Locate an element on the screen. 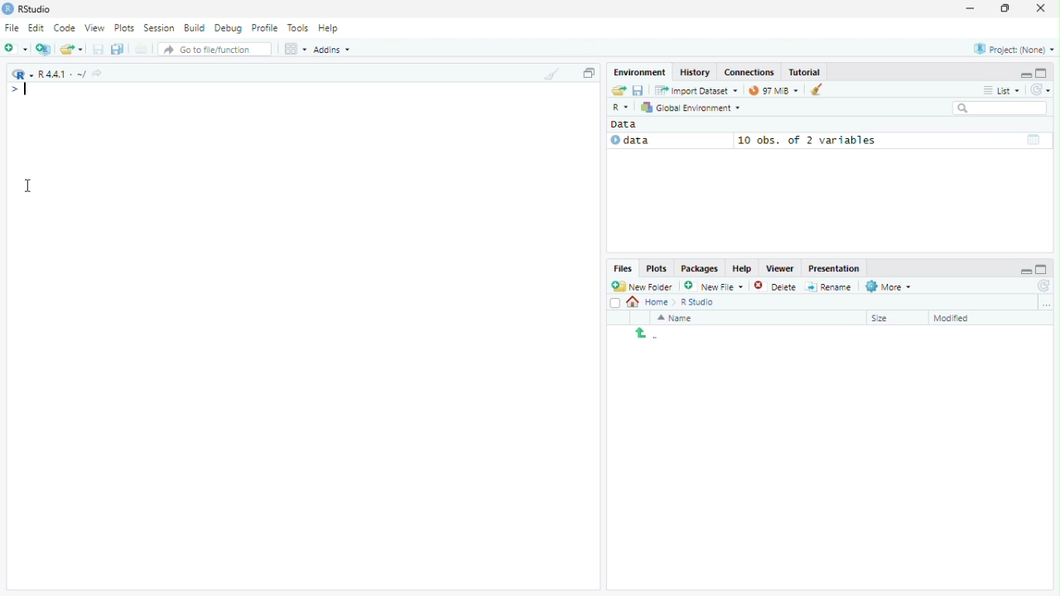 The height and width of the screenshot is (596, 1060). Search is located at coordinates (1001, 108).